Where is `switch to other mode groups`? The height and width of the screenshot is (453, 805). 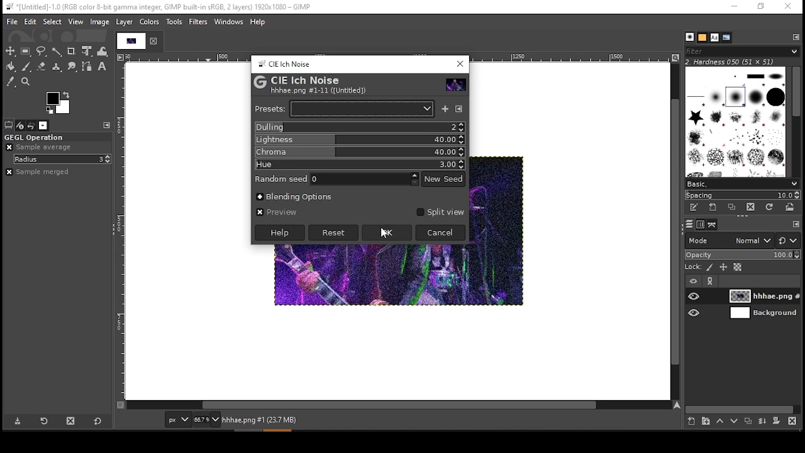
switch to other mode groups is located at coordinates (789, 240).